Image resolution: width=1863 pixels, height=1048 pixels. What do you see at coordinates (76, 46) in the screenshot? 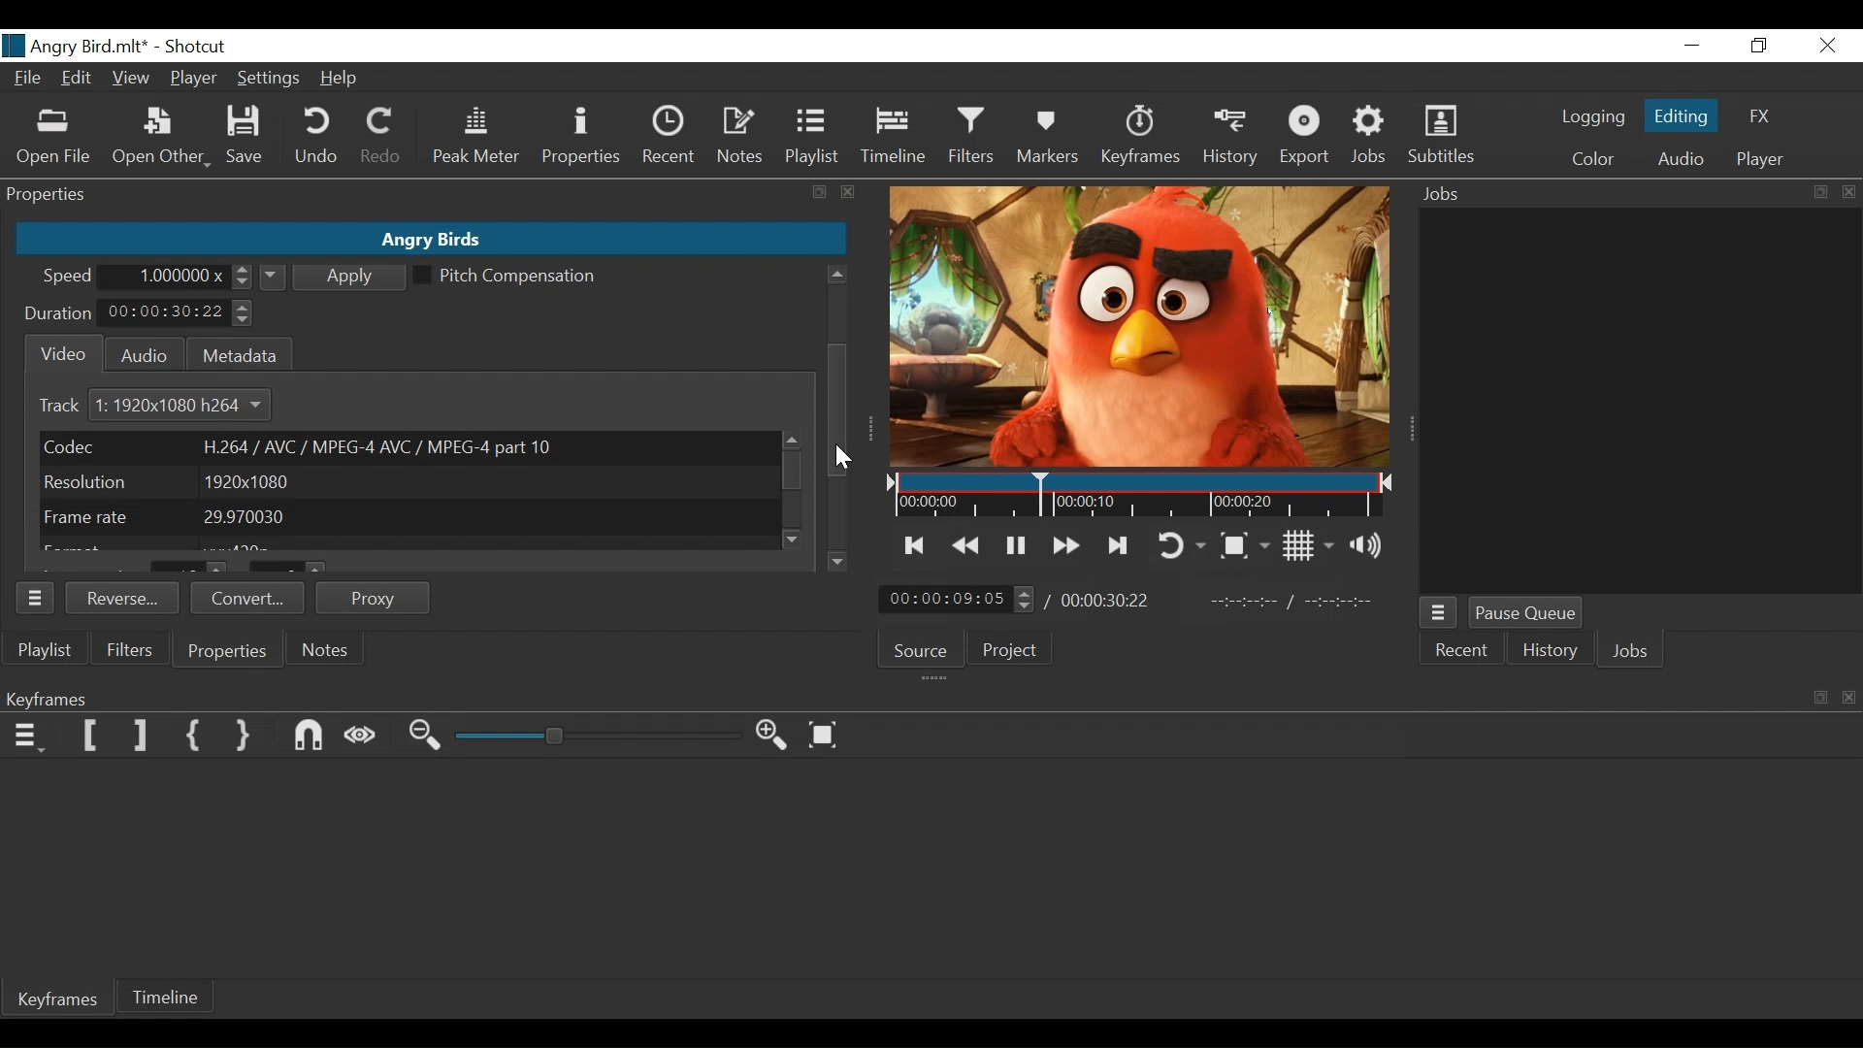
I see `File Name` at bounding box center [76, 46].